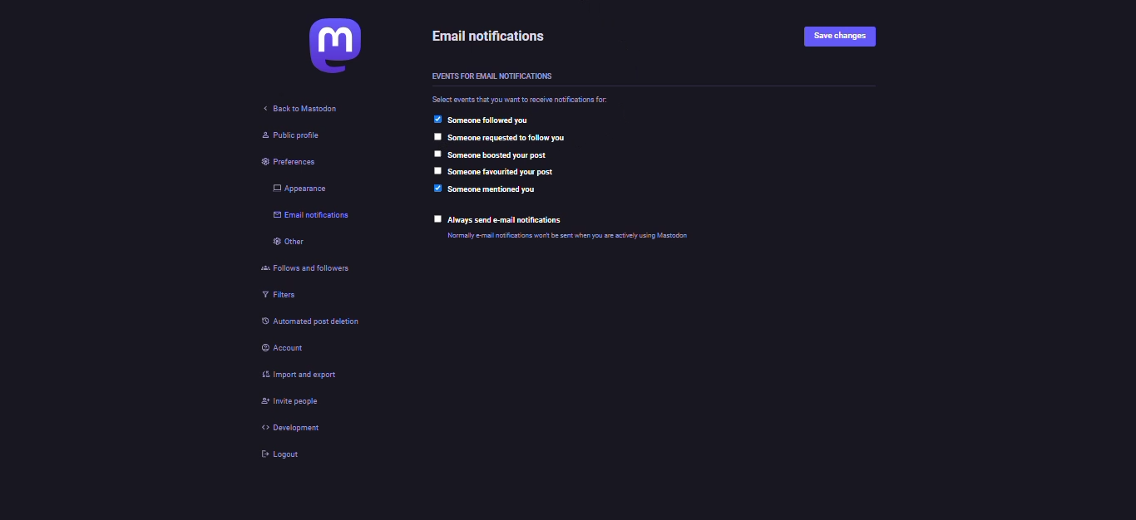  I want to click on back to mastodon, so click(304, 109).